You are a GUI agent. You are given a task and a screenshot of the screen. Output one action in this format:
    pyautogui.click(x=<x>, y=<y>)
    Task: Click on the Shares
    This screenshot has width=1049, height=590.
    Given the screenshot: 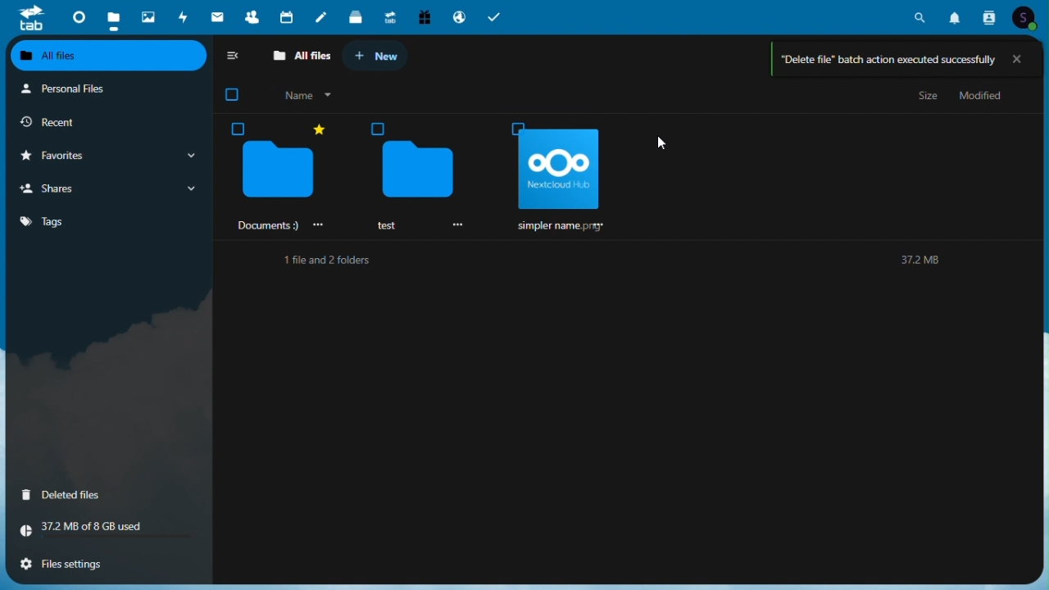 What is the action you would take?
    pyautogui.click(x=107, y=189)
    